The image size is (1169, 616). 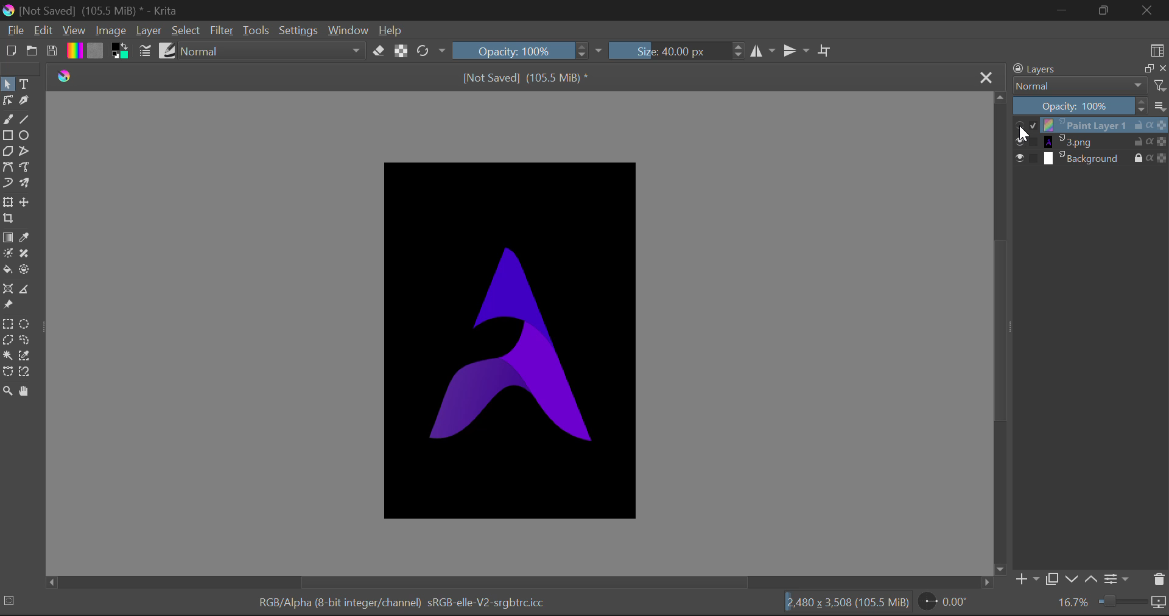 What do you see at coordinates (74, 31) in the screenshot?
I see `View` at bounding box center [74, 31].